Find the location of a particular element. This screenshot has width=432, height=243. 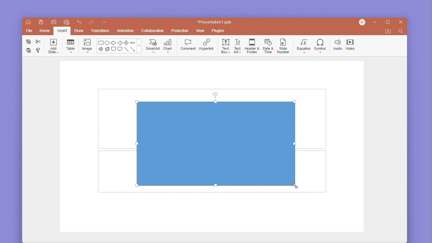

*Presentation1 ppt is located at coordinates (215, 22).